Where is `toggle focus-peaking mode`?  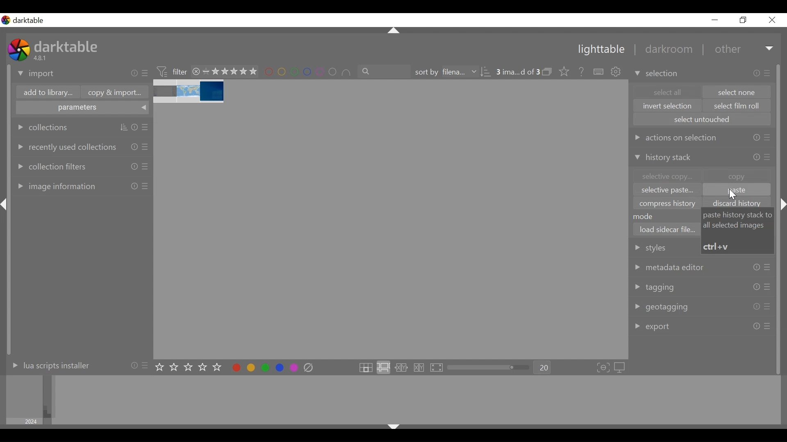 toggle focus-peaking mode is located at coordinates (603, 368).